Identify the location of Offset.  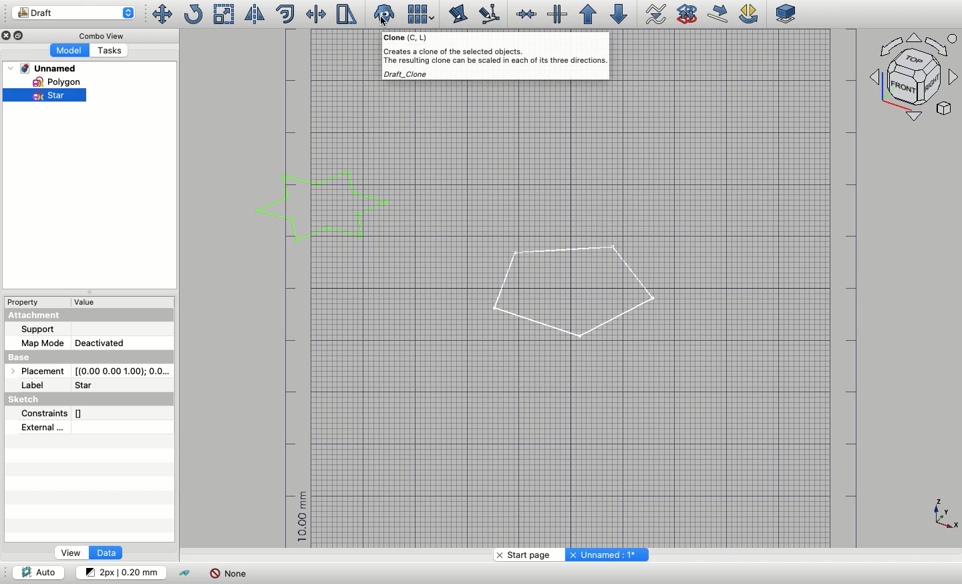
(285, 14).